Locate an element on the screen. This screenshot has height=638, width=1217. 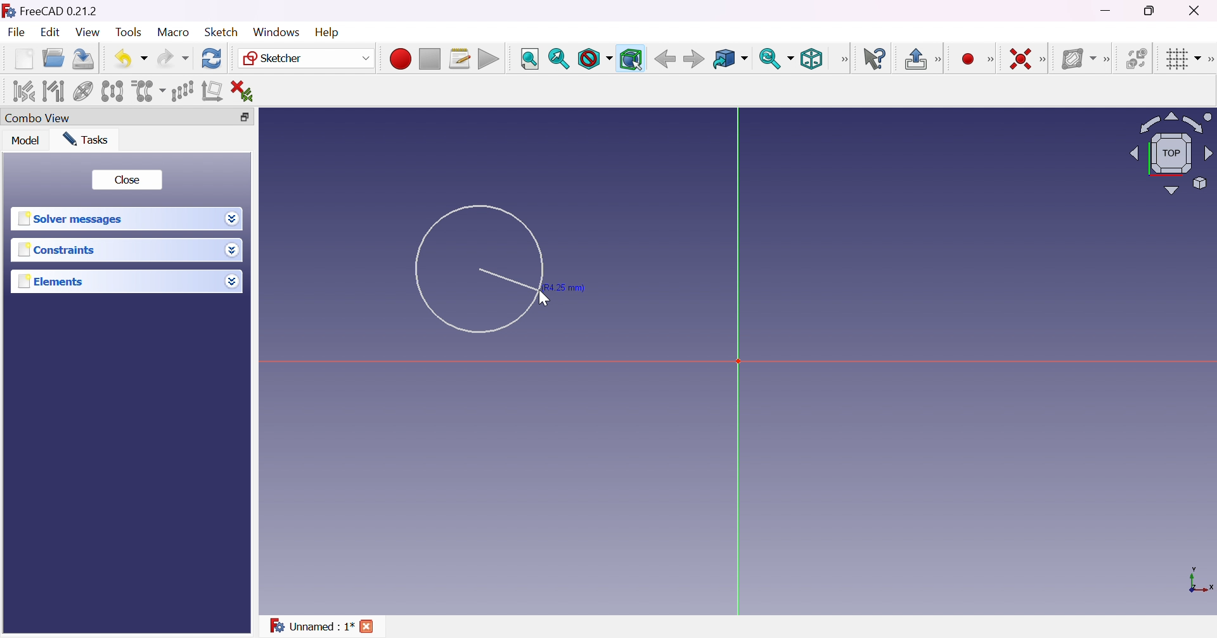
Leave sketch is located at coordinates (914, 58).